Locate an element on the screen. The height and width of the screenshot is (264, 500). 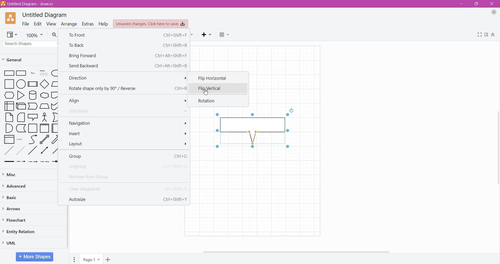
Flip Vertical is located at coordinates (207, 88).